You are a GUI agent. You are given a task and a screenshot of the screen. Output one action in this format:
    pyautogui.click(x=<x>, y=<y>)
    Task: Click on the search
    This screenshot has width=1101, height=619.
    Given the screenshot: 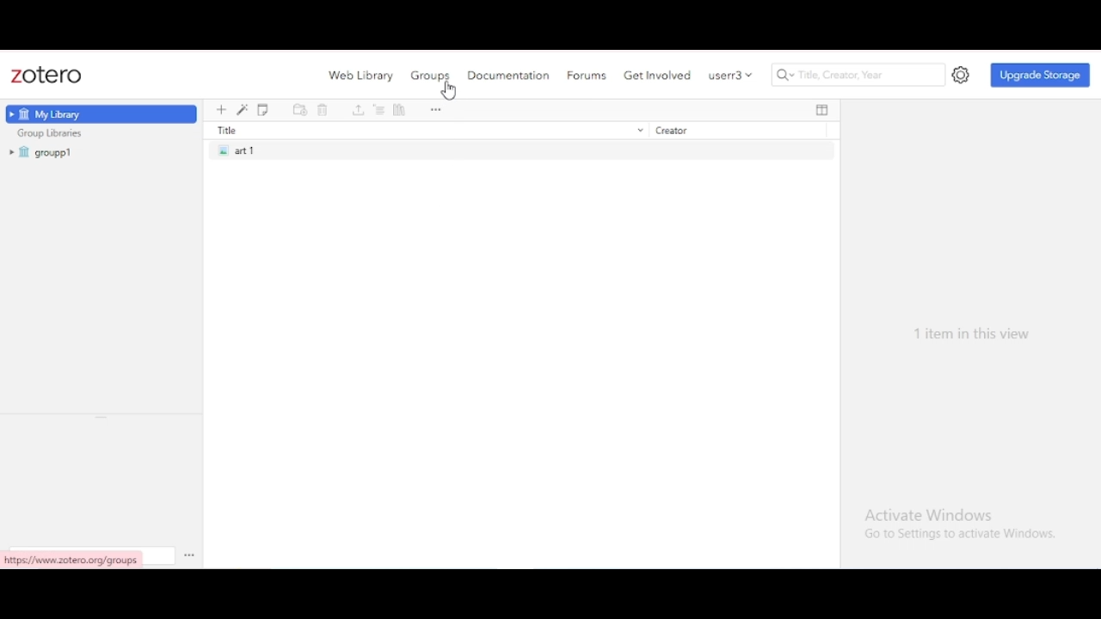 What is the action you would take?
    pyautogui.click(x=859, y=75)
    